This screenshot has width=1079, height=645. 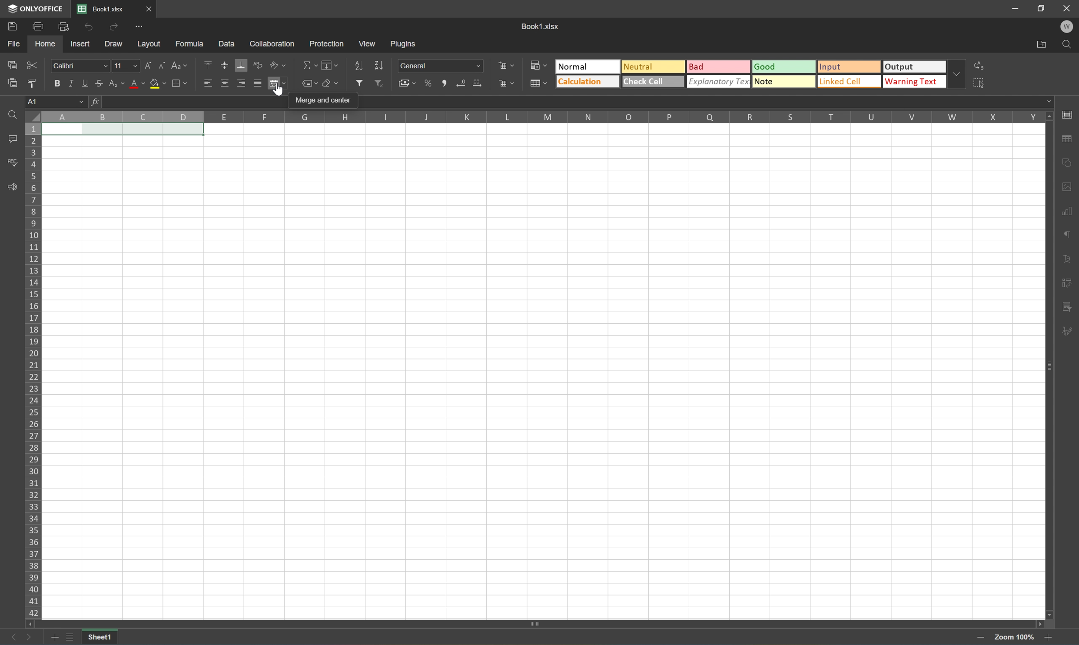 I want to click on Row numbers, so click(x=32, y=372).